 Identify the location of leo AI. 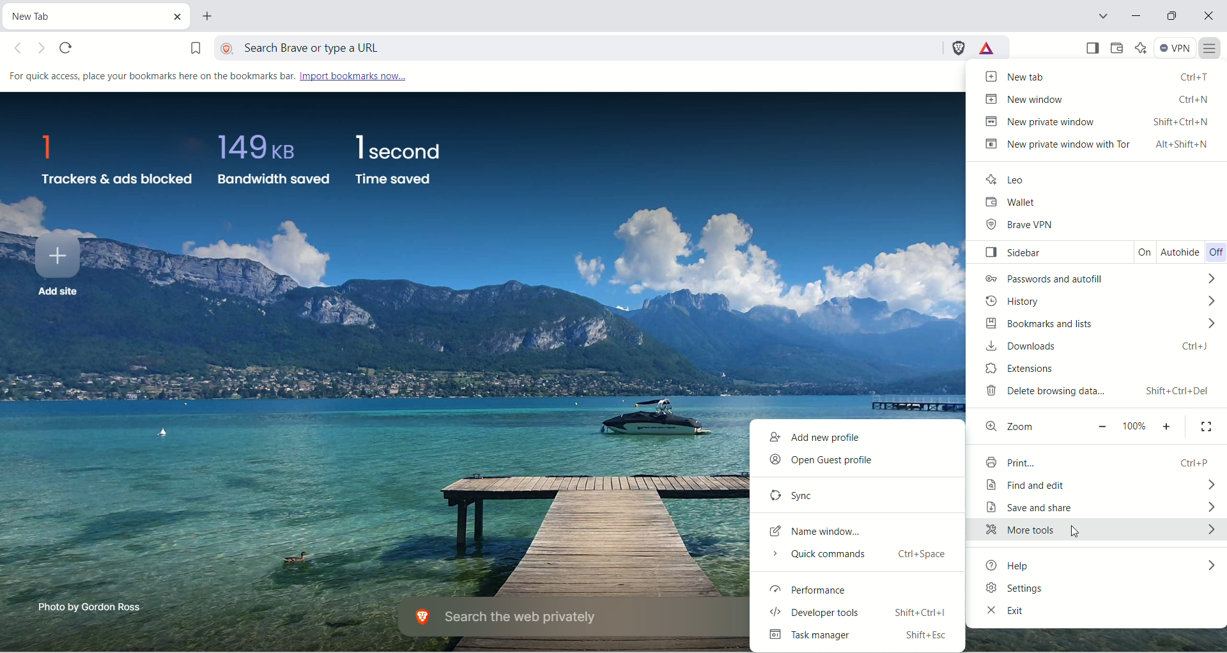
(1141, 47).